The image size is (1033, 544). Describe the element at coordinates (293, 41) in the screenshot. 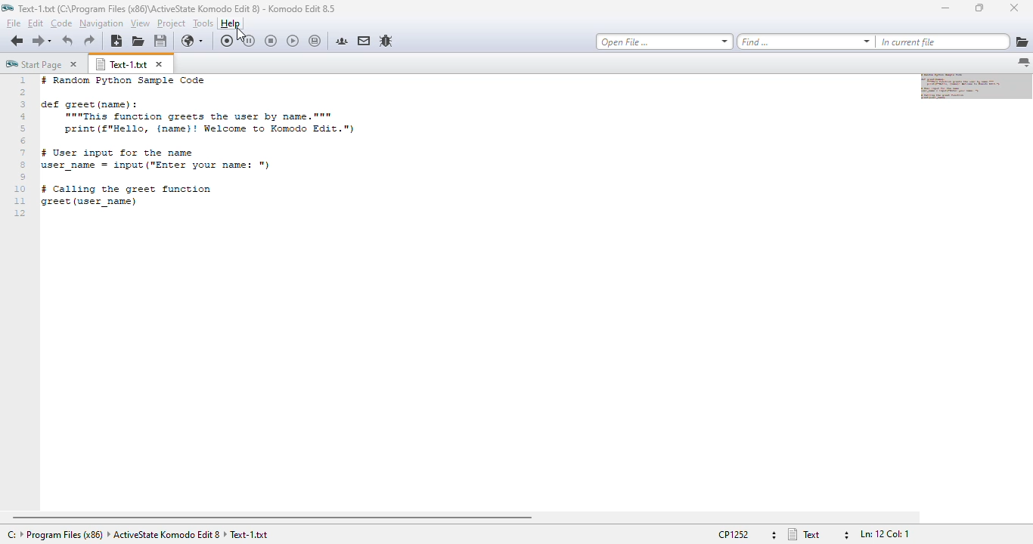

I see `play last macro` at that location.